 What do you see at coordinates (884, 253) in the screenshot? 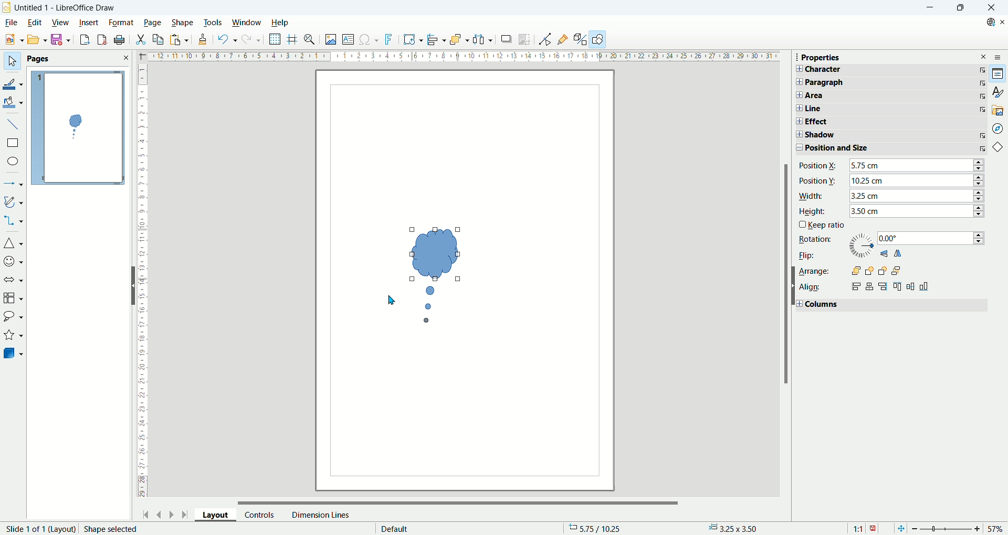
I see `Flip vertiacally` at bounding box center [884, 253].